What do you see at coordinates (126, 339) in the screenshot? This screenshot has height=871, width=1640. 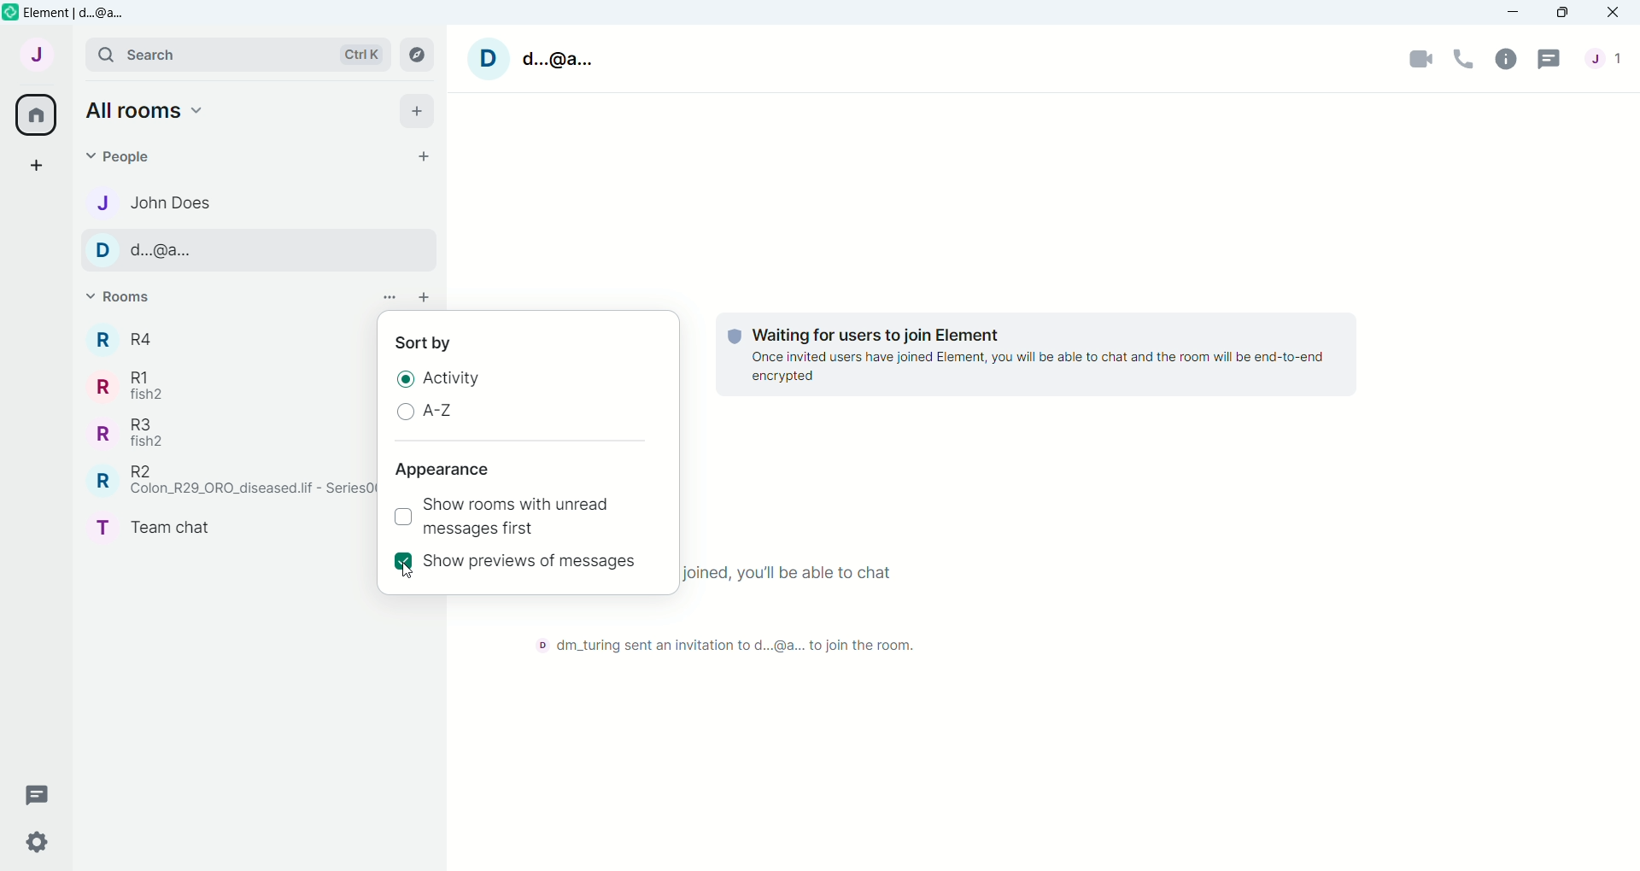 I see `Room R4` at bounding box center [126, 339].